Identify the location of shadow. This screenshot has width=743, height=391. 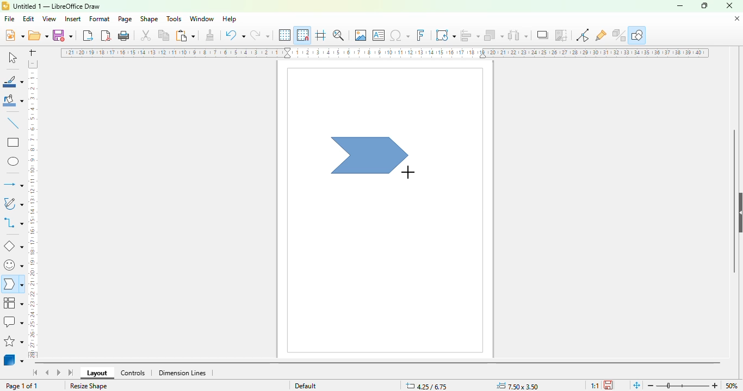
(542, 35).